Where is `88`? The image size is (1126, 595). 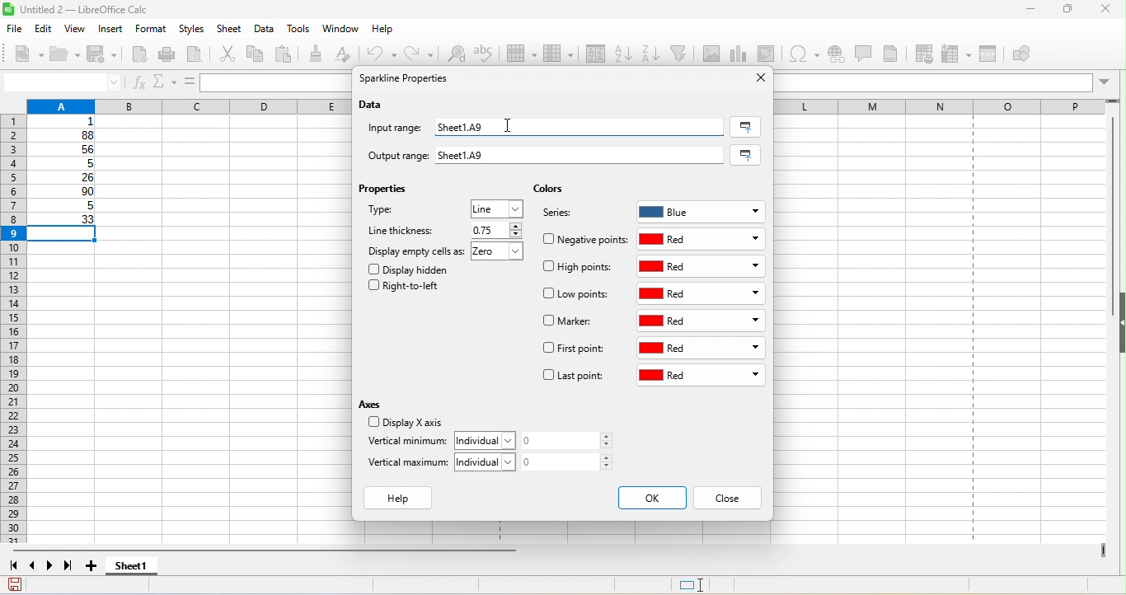 88 is located at coordinates (63, 135).